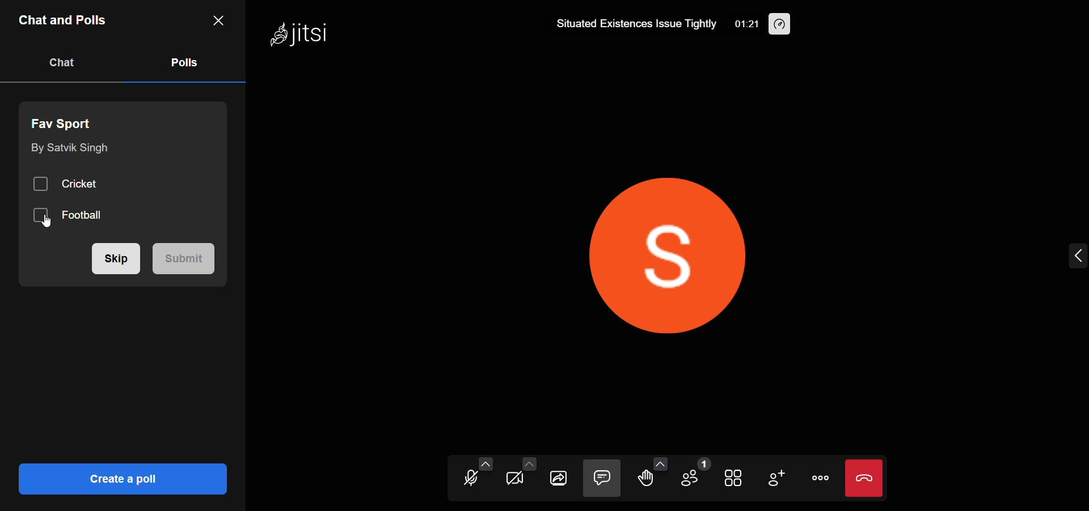  Describe the element at coordinates (734, 478) in the screenshot. I see `tile view` at that location.